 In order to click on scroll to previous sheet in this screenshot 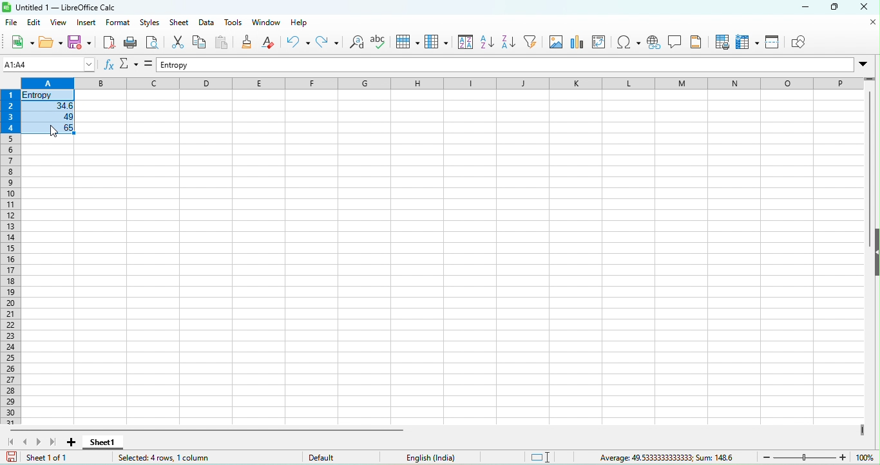, I will do `click(28, 441)`.